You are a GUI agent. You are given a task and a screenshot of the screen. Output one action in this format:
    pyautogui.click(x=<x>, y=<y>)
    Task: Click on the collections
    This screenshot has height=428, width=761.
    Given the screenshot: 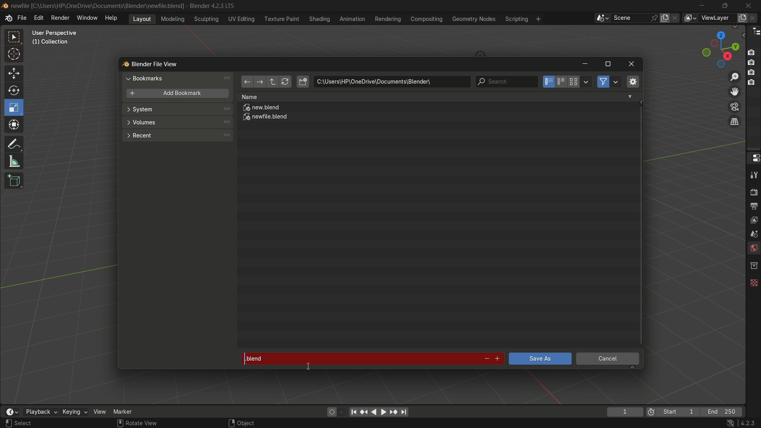 What is the action you would take?
    pyautogui.click(x=753, y=266)
    